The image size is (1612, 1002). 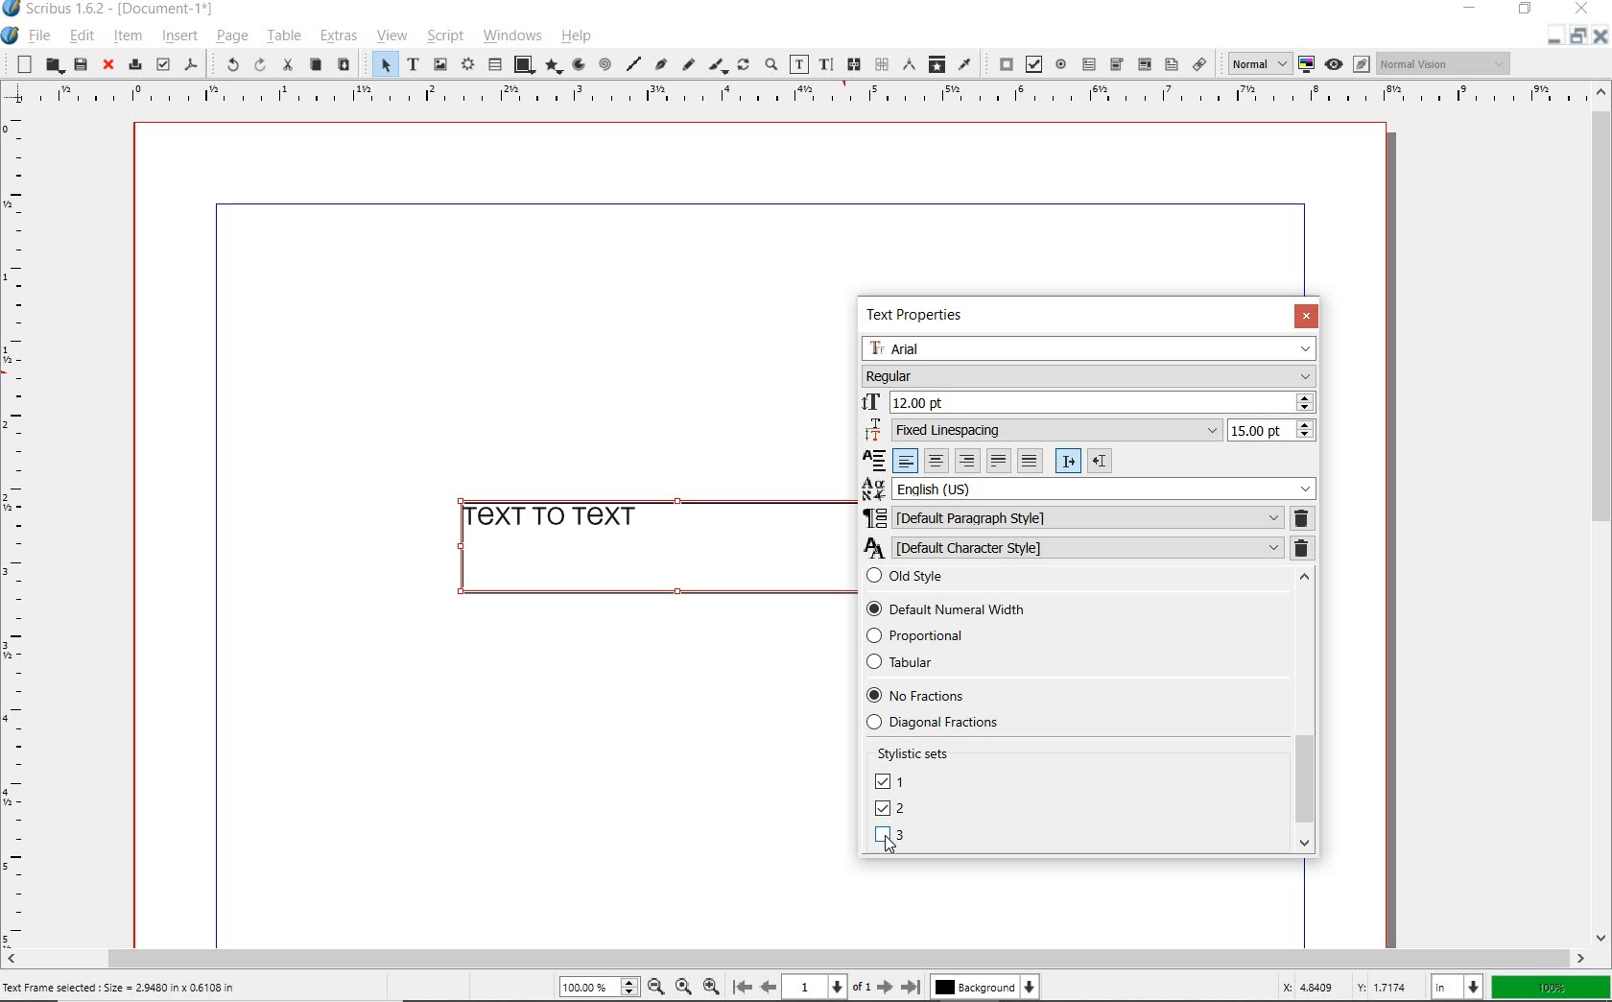 What do you see at coordinates (881, 65) in the screenshot?
I see `unlink text frames` at bounding box center [881, 65].